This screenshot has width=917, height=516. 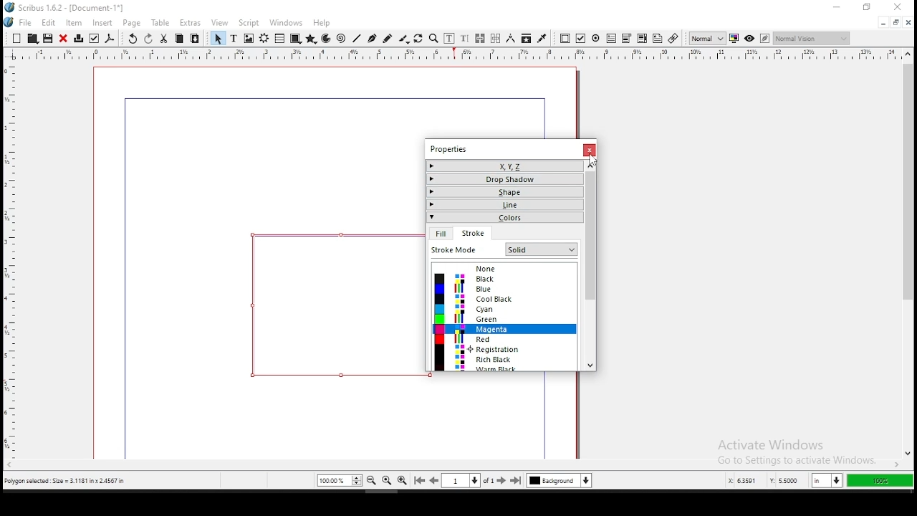 What do you see at coordinates (357, 39) in the screenshot?
I see `line` at bounding box center [357, 39].